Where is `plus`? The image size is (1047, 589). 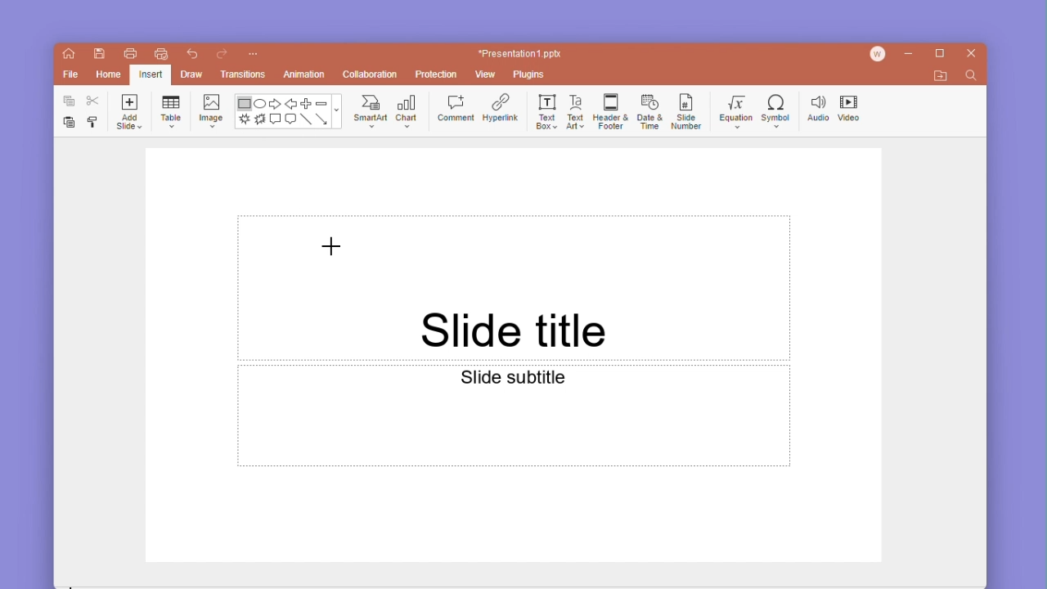
plus is located at coordinates (305, 103).